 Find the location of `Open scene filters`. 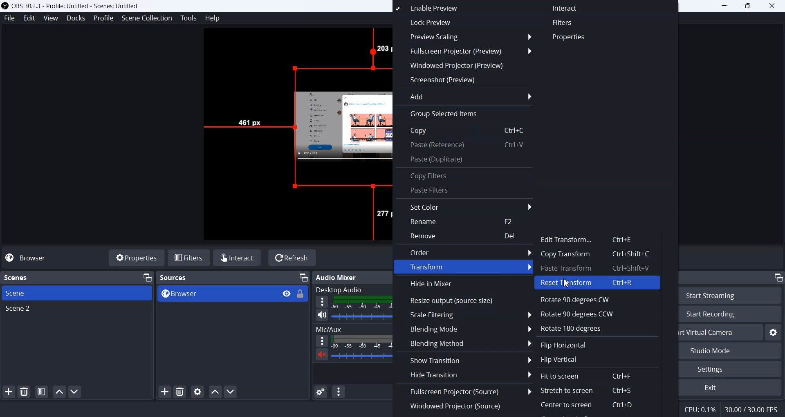

Open scene filters is located at coordinates (41, 392).